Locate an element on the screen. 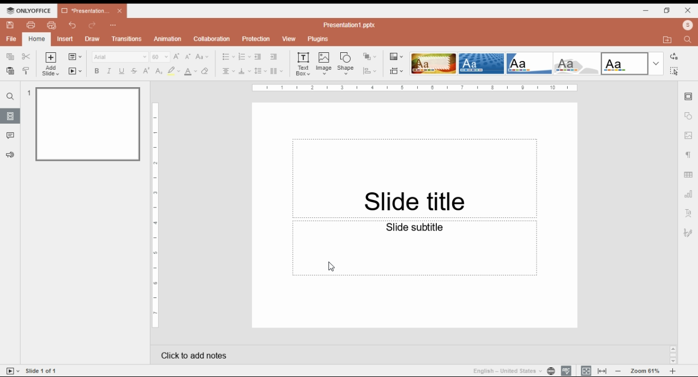  file is located at coordinates (11, 39).